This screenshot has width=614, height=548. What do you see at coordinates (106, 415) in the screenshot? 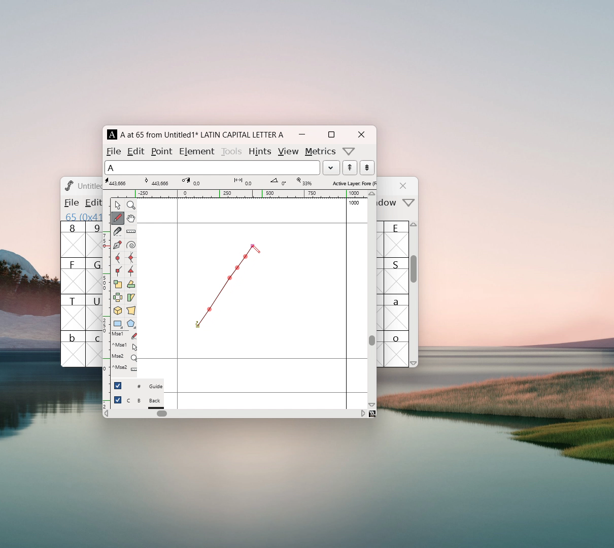
I see `scroll left` at bounding box center [106, 415].